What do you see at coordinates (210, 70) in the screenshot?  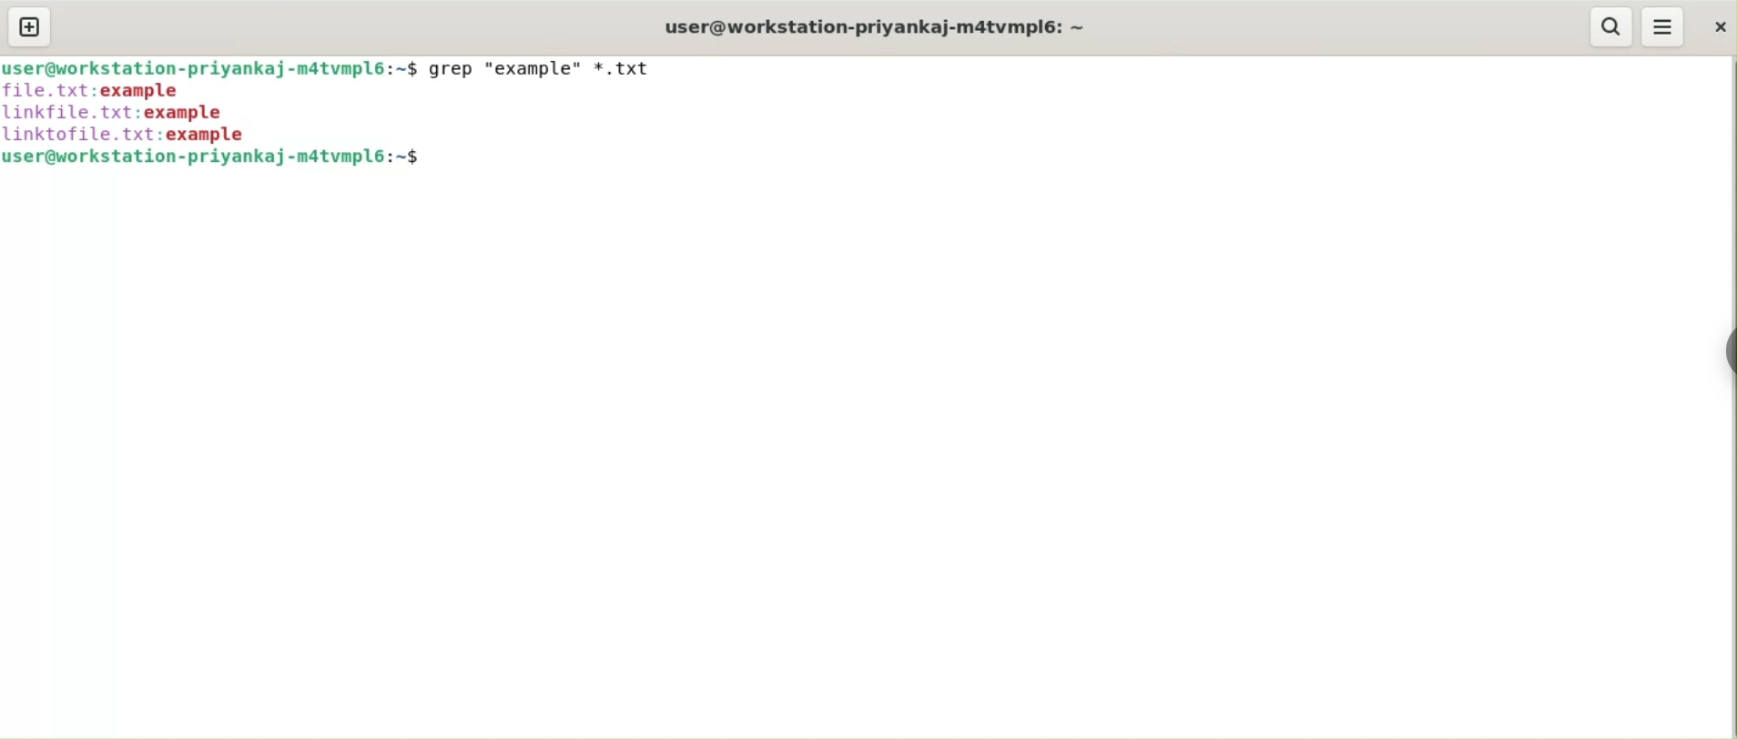 I see `user@workstation-priyankaj-matvmpiLo:~%` at bounding box center [210, 70].